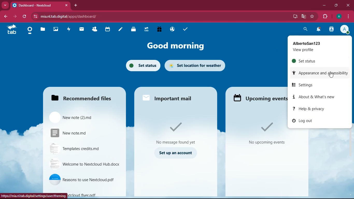 The image size is (354, 199). I want to click on add tab, so click(76, 5).